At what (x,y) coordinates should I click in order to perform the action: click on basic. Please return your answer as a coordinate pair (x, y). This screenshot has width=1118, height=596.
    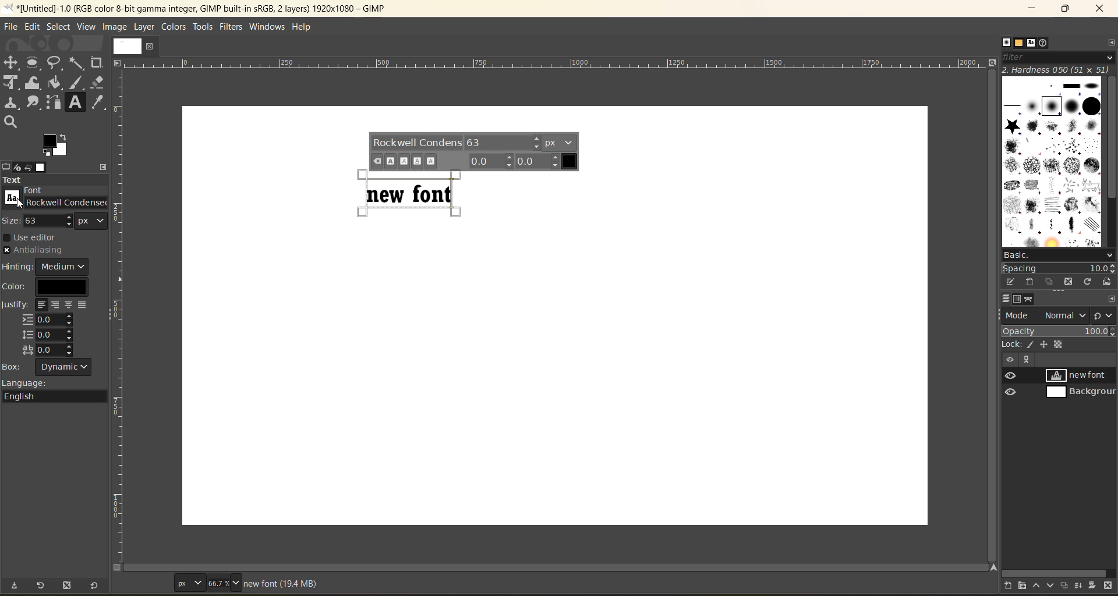
    Looking at the image, I should click on (1059, 256).